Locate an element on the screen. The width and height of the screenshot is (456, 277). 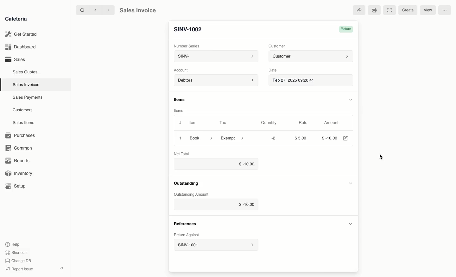
Print is located at coordinates (374, 10).